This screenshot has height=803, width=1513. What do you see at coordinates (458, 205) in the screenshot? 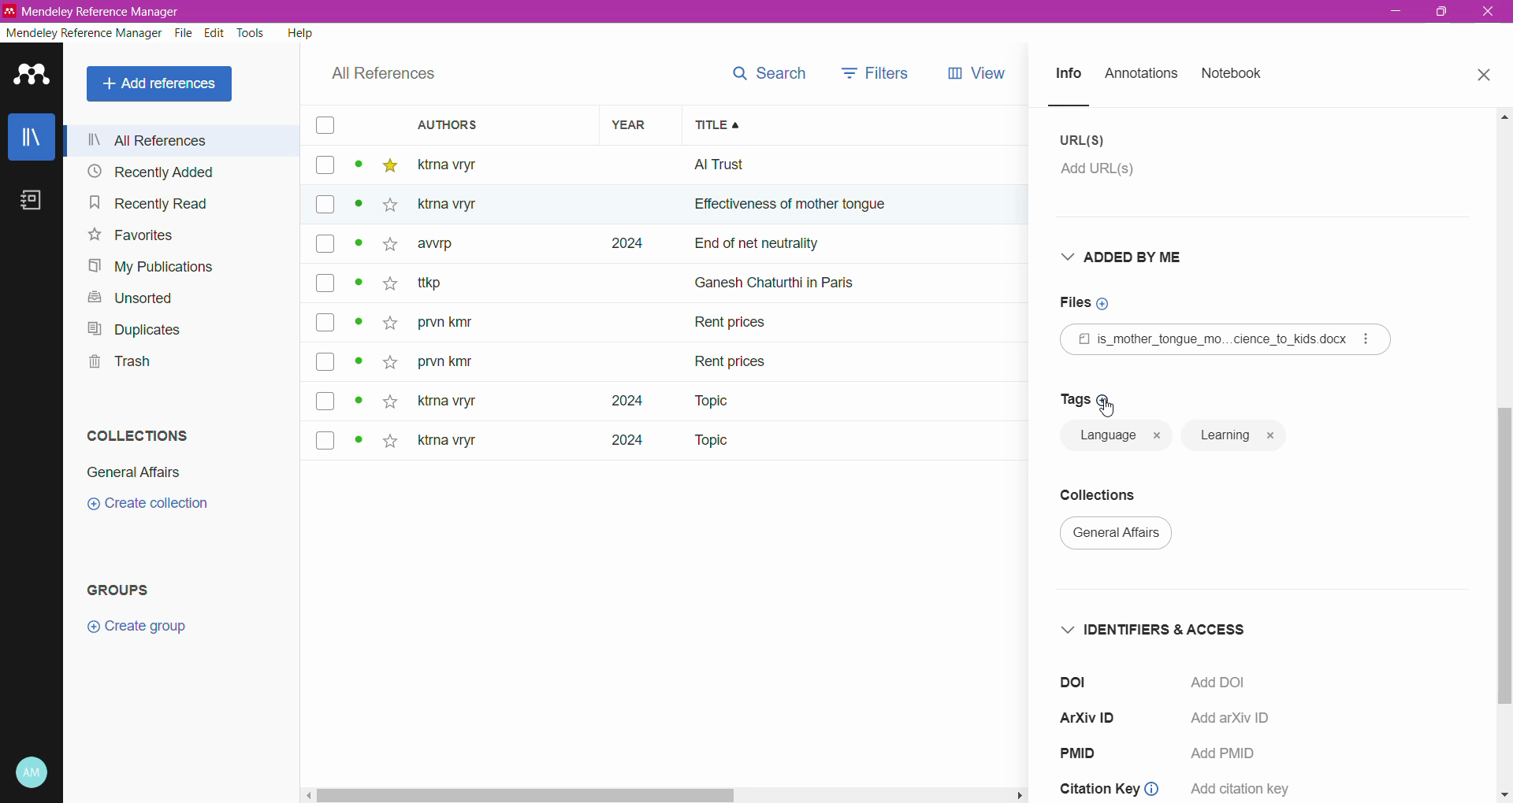
I see `` at bounding box center [458, 205].